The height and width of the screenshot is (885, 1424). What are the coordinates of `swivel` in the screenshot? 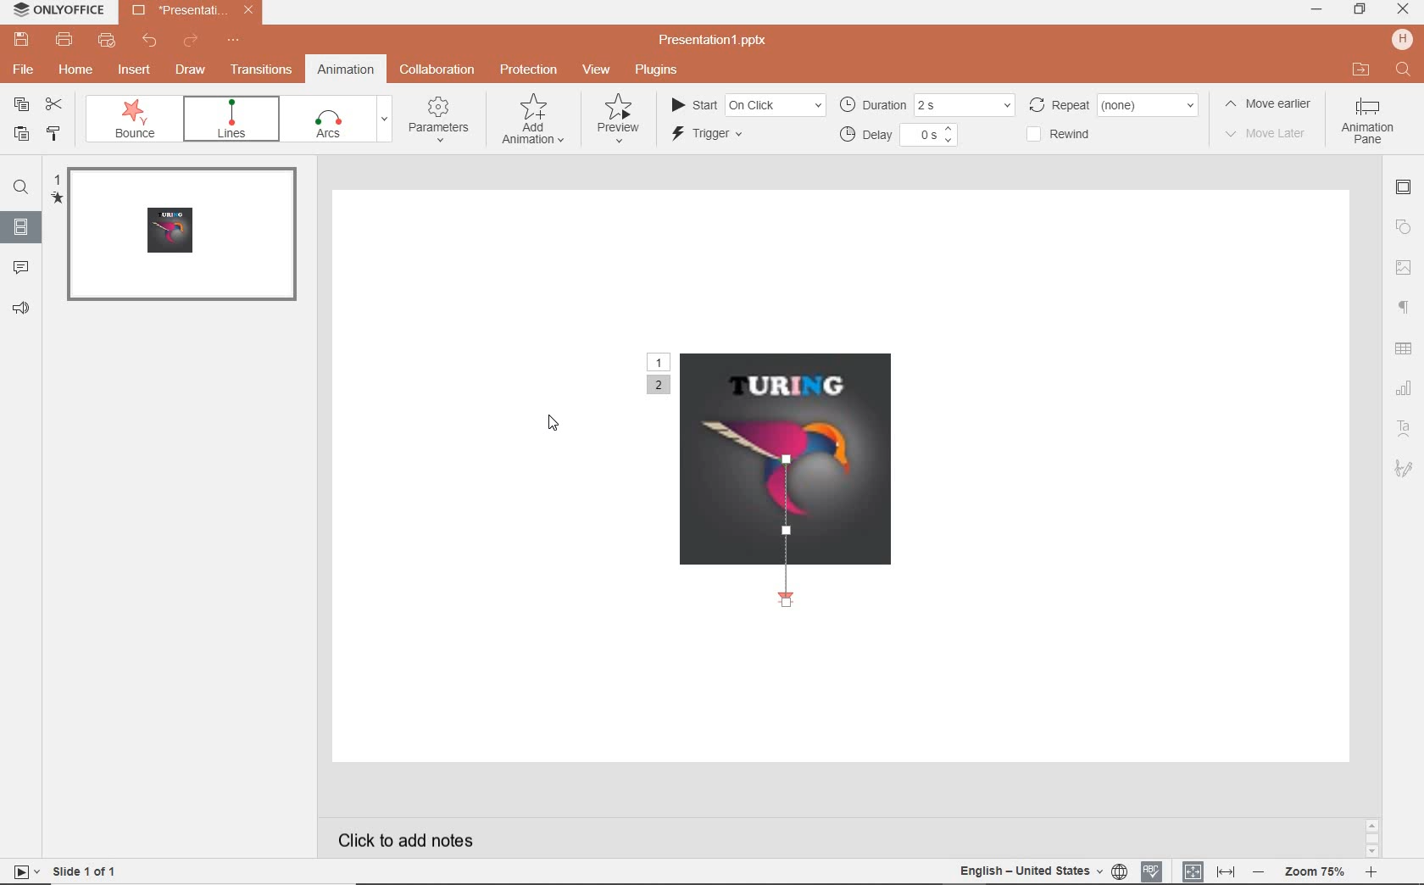 It's located at (134, 120).